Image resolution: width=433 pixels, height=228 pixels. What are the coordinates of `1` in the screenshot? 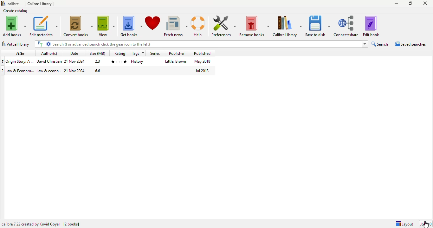 It's located at (3, 61).